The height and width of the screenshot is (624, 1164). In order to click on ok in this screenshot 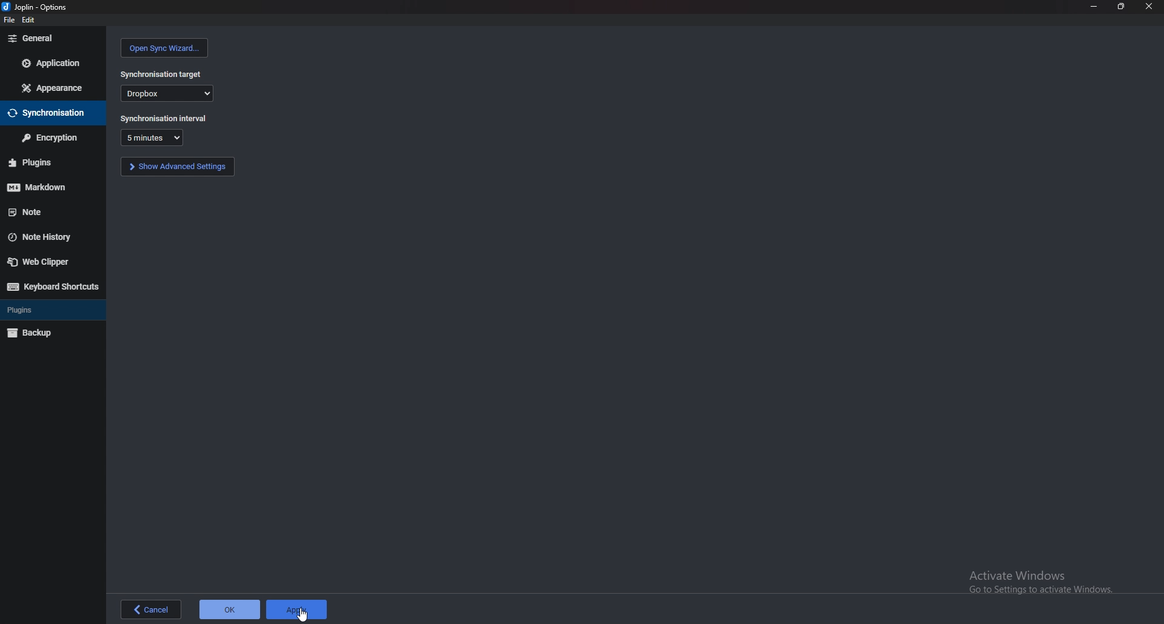, I will do `click(230, 610)`.